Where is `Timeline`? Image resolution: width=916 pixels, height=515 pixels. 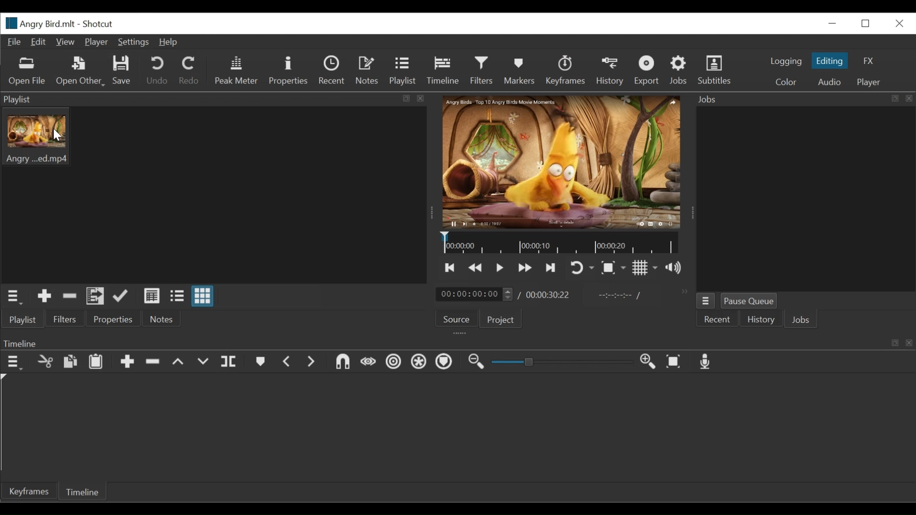
Timeline is located at coordinates (81, 491).